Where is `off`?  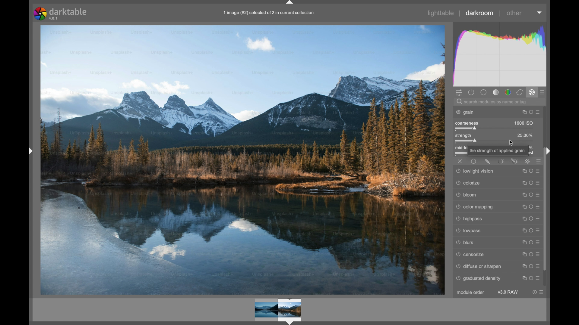 off is located at coordinates (460, 161).